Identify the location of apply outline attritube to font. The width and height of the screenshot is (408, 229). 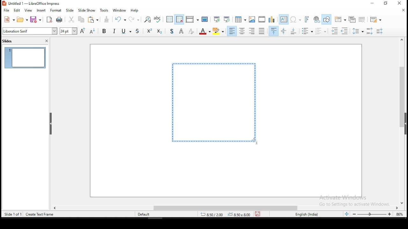
(180, 31).